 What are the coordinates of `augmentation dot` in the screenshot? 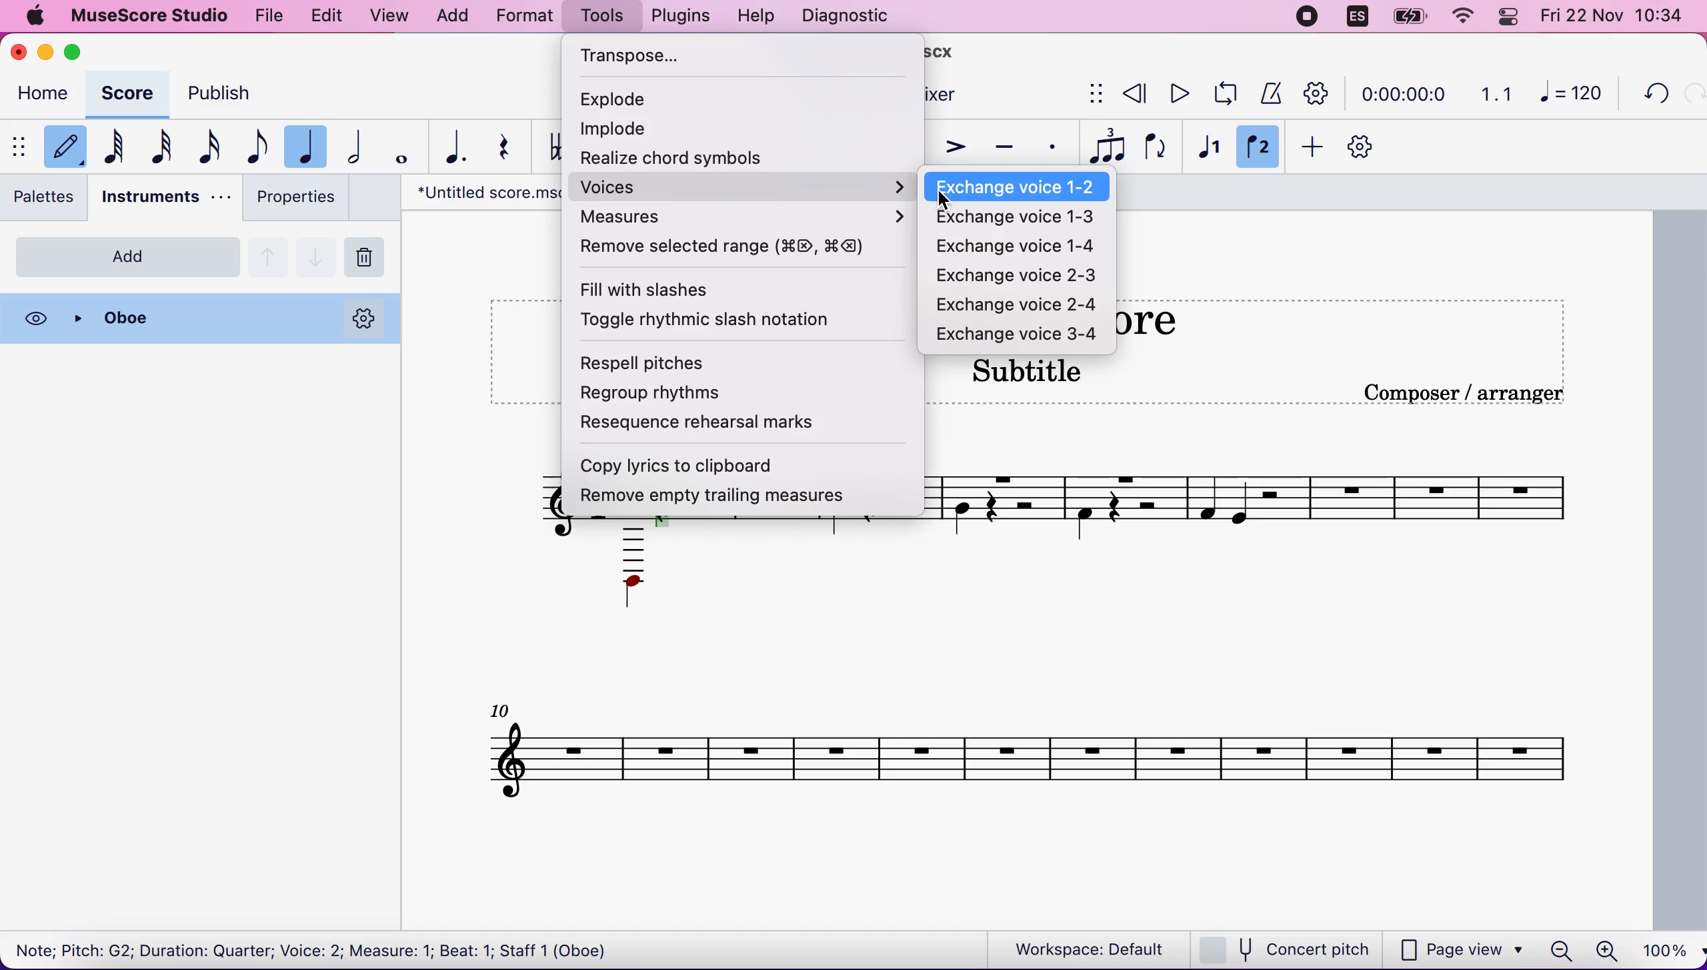 It's located at (459, 145).